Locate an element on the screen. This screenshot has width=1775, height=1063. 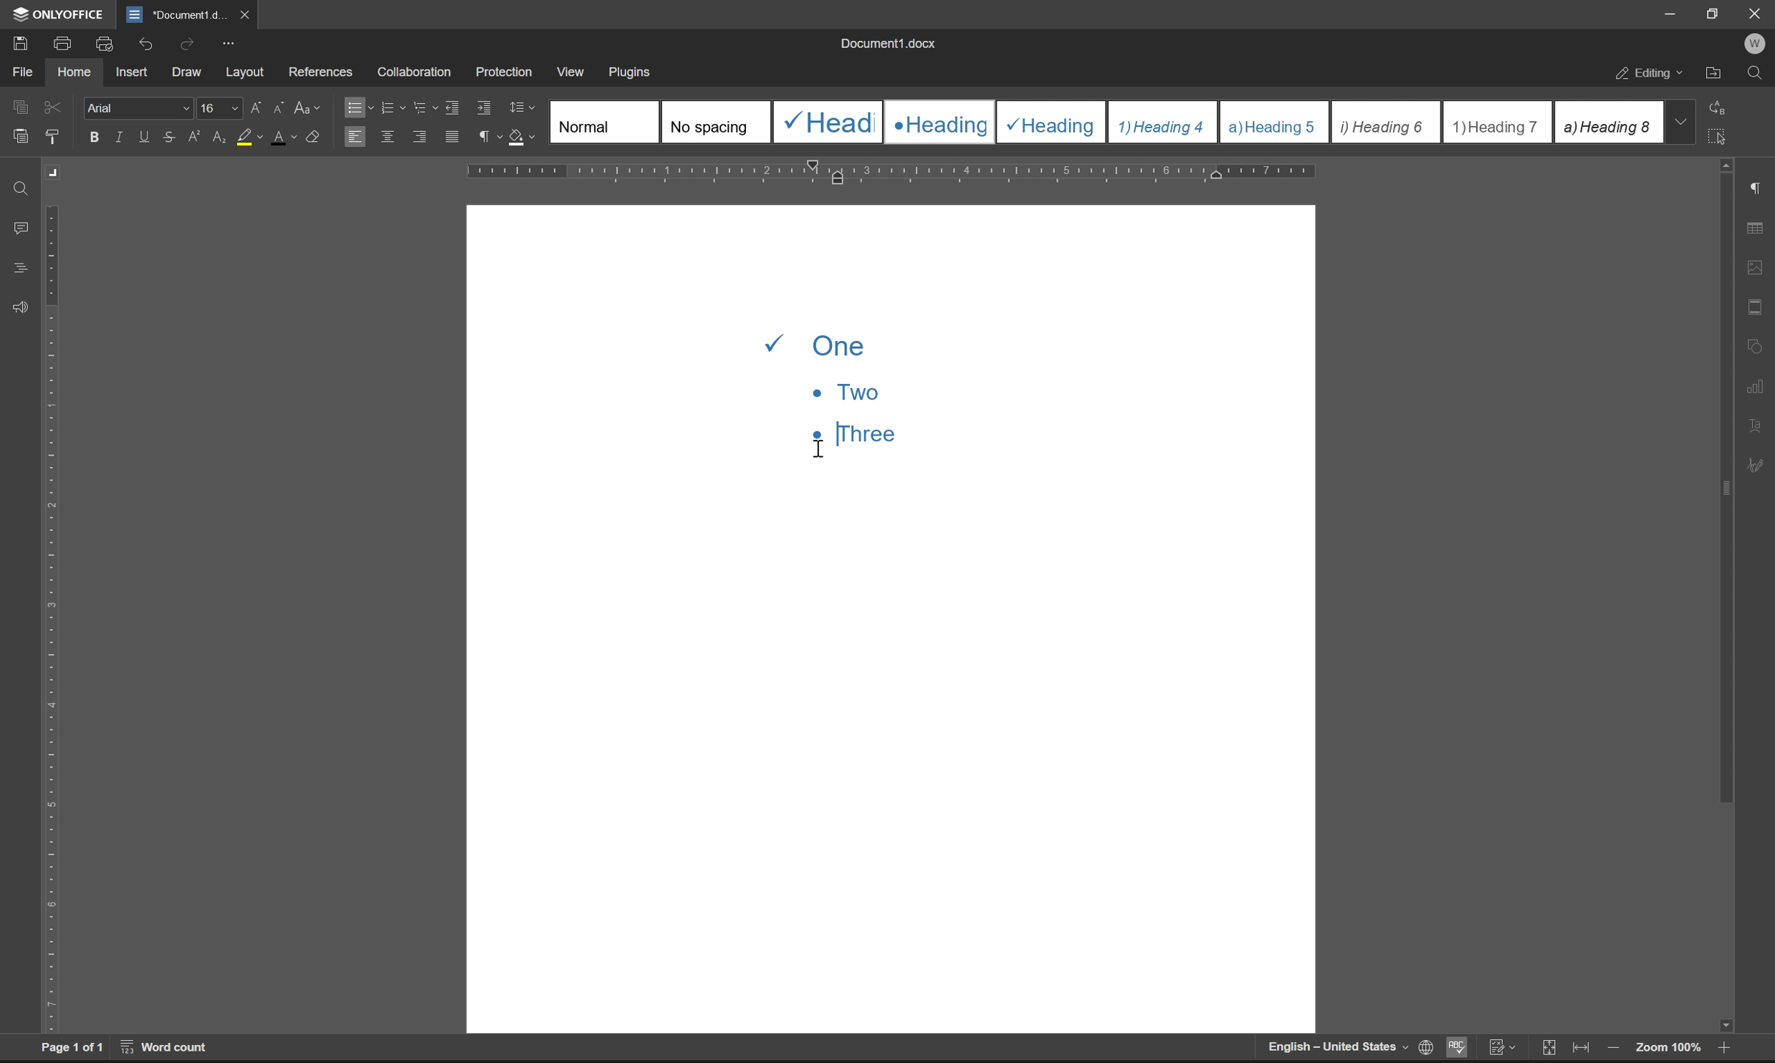
Close is located at coordinates (1756, 14).